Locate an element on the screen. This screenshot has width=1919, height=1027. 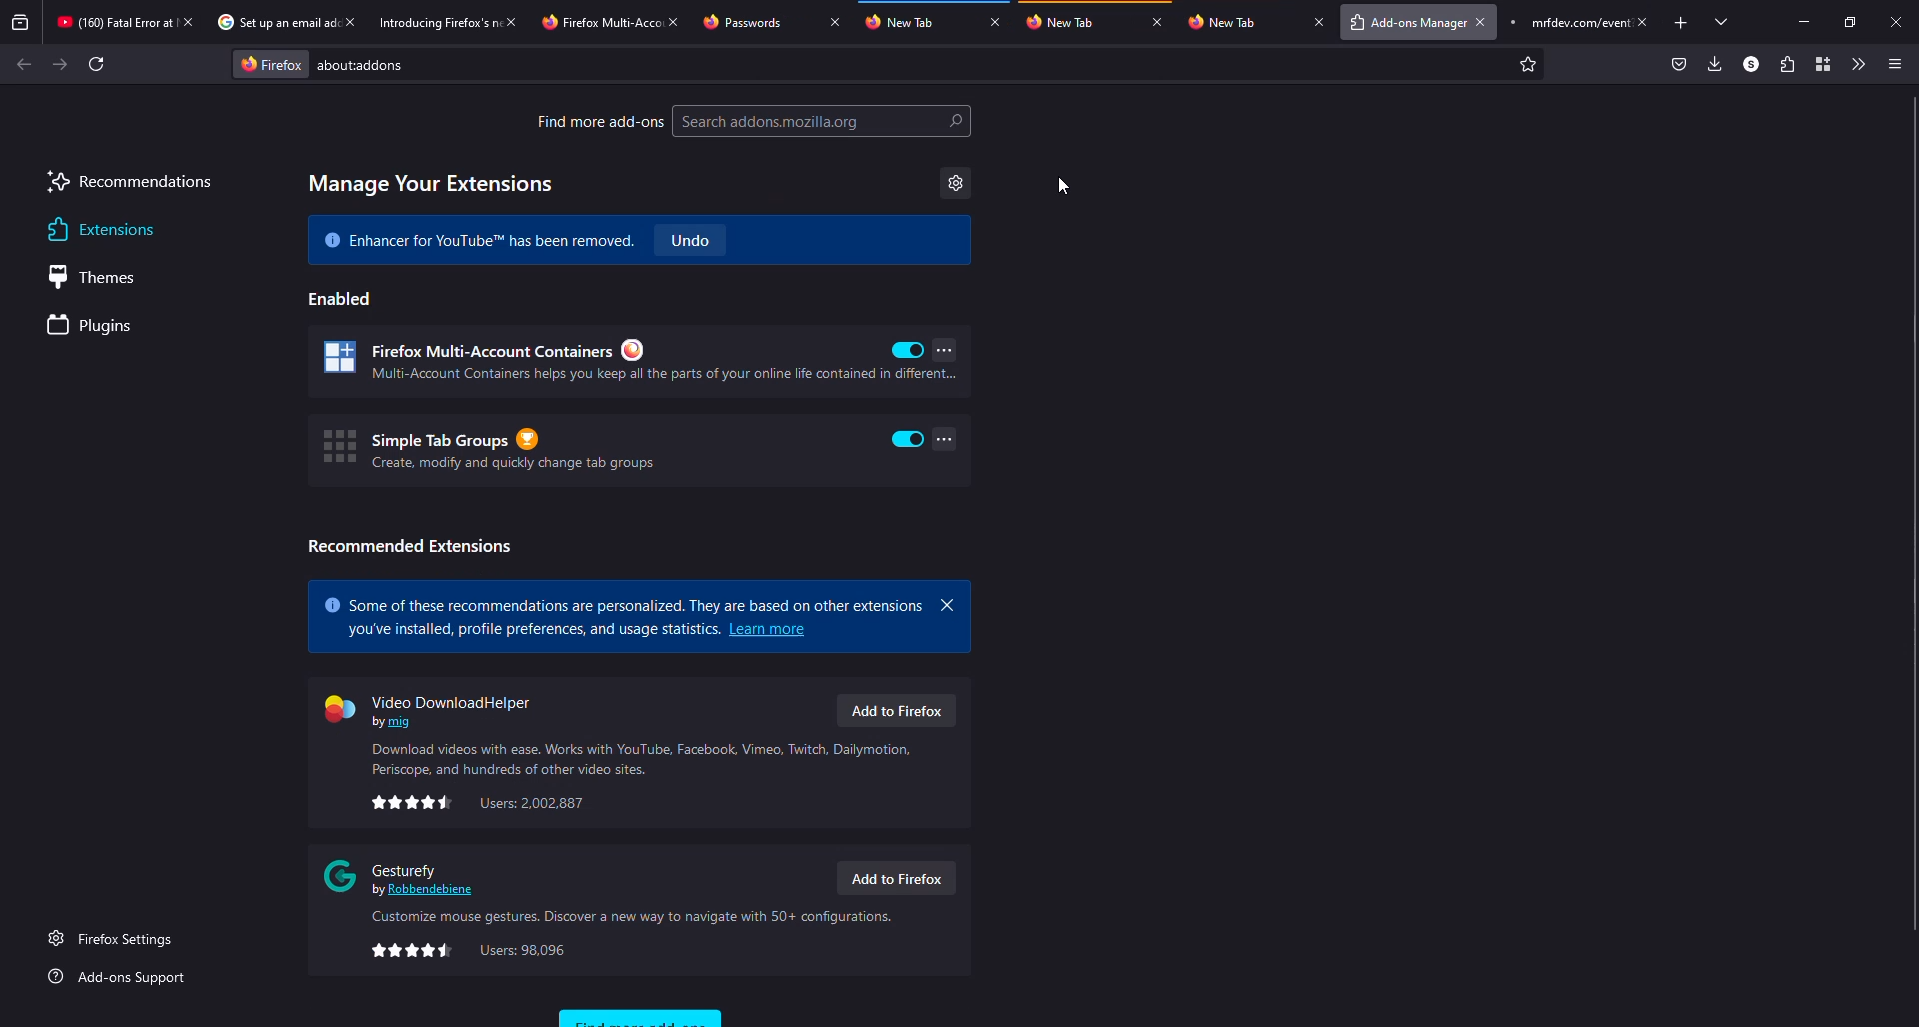
enabled is located at coordinates (908, 438).